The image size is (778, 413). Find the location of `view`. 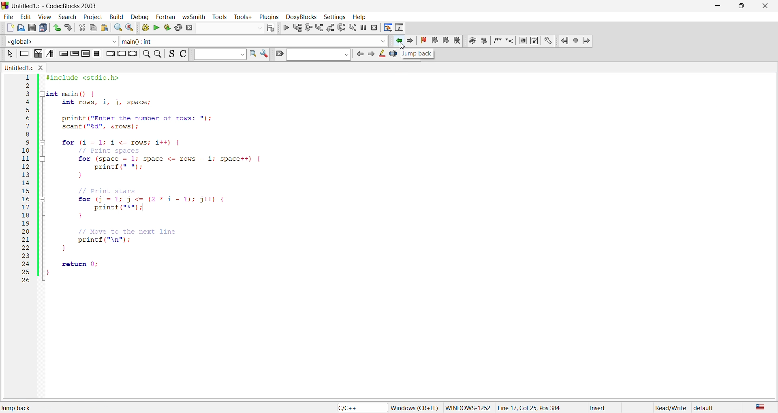

view is located at coordinates (43, 16).